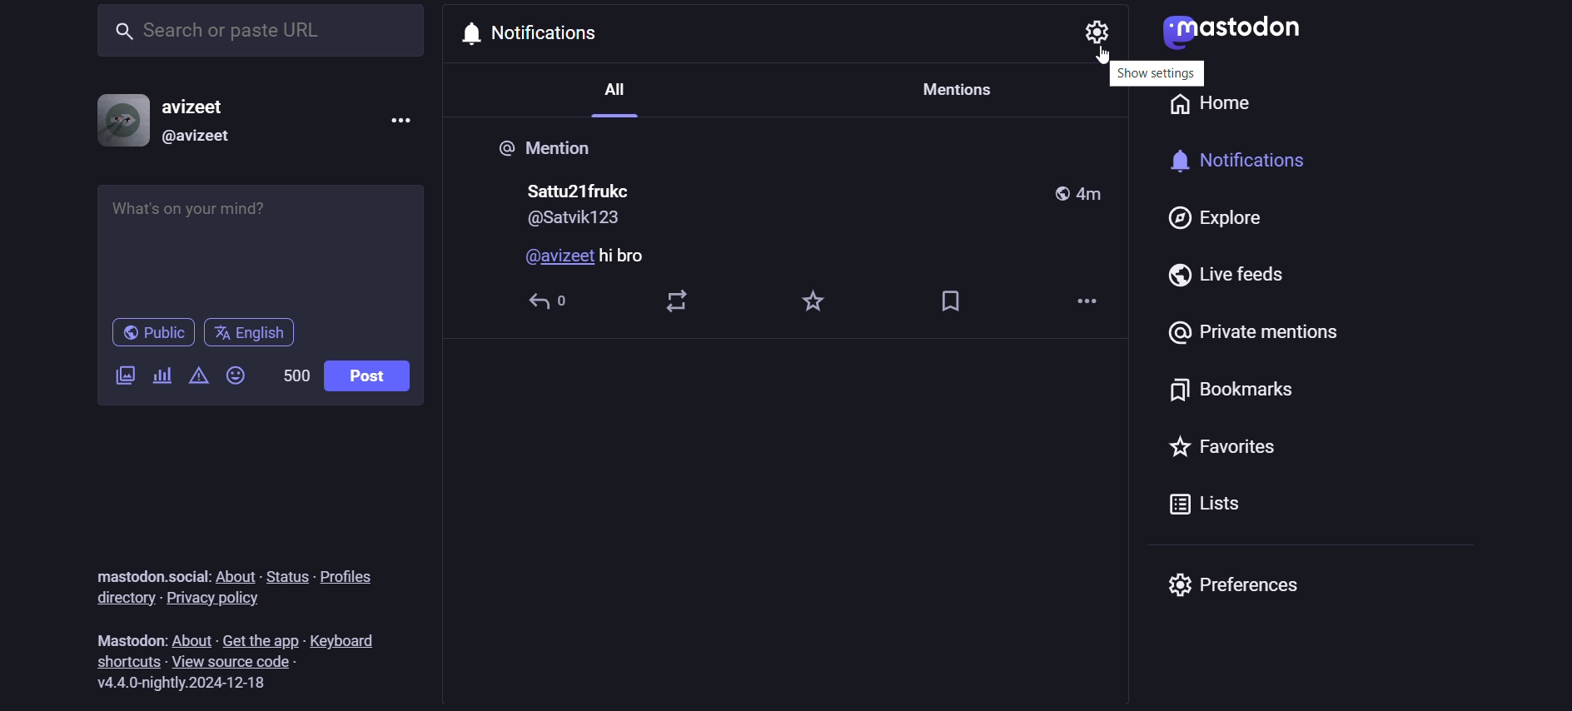 The image size is (1572, 711). Describe the element at coordinates (192, 638) in the screenshot. I see `About` at that location.